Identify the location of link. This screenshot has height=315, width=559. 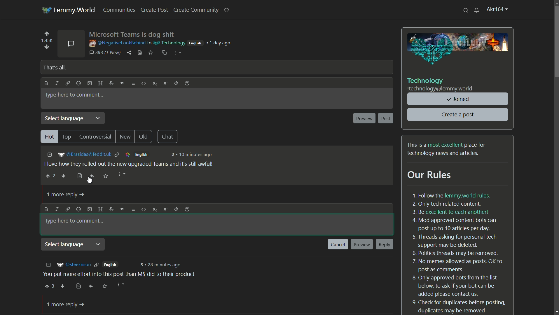
(67, 84).